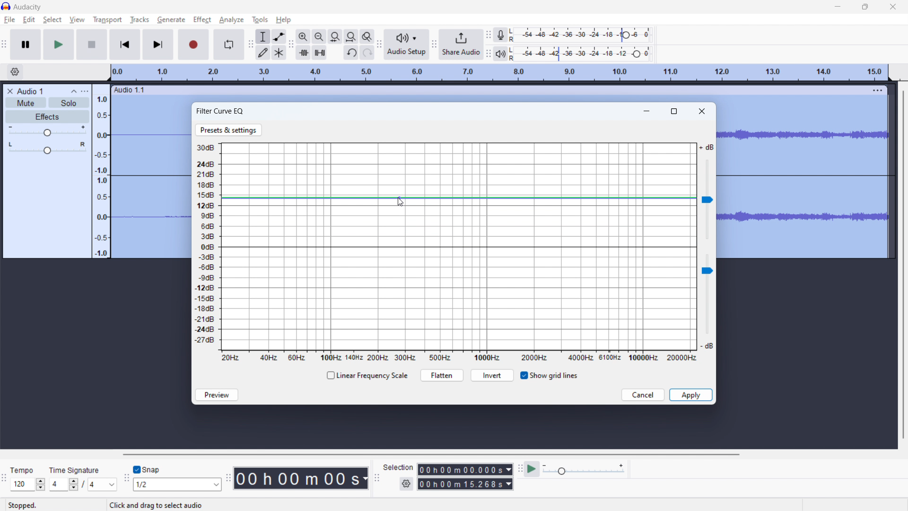 This screenshot has width=908, height=511. What do you see at coordinates (406, 484) in the screenshot?
I see `settings` at bounding box center [406, 484].